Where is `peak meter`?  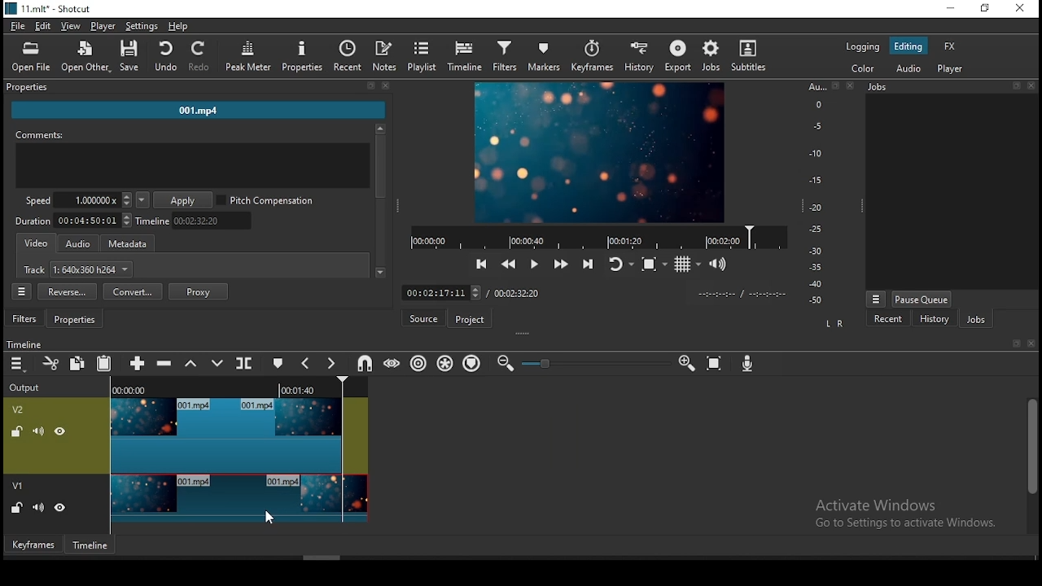
peak meter is located at coordinates (249, 55).